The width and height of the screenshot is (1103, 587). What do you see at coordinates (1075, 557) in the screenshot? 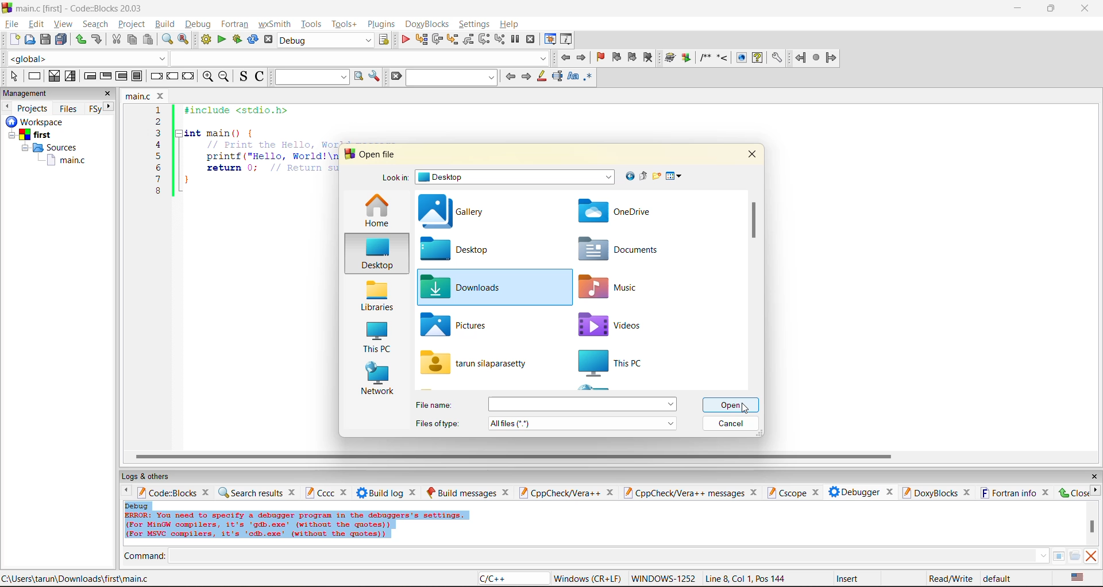
I see `open/browse` at bounding box center [1075, 557].